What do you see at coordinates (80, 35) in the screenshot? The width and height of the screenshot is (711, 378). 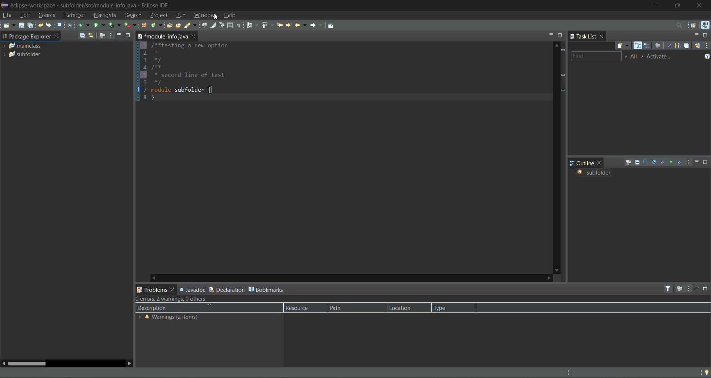 I see `collapse all` at bounding box center [80, 35].